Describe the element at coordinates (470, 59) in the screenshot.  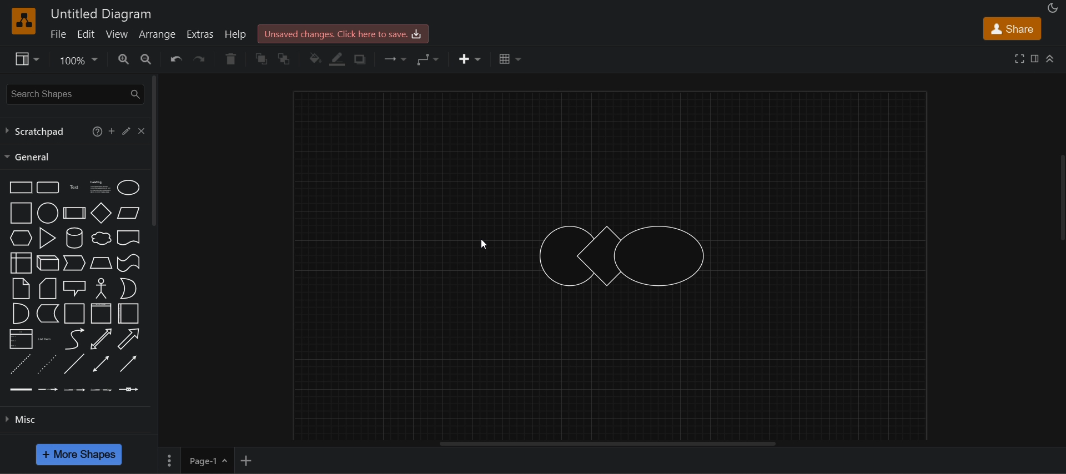
I see `insert ` at that location.